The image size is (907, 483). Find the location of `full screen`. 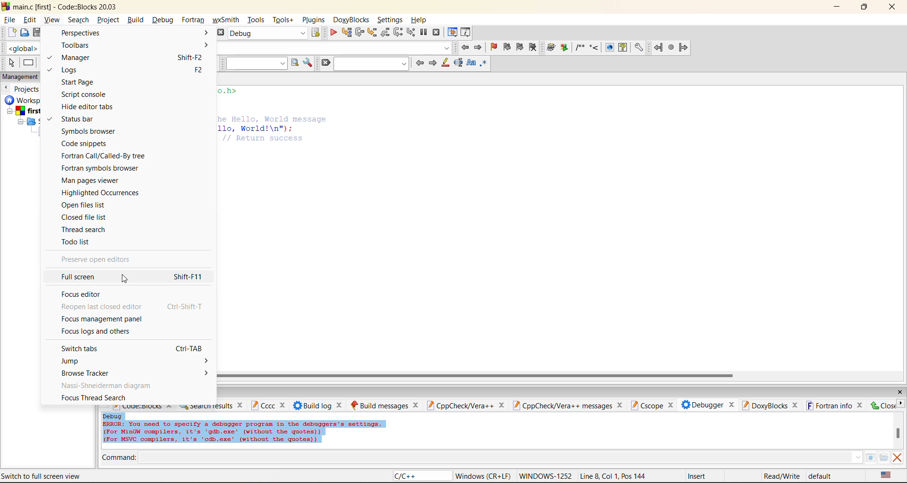

full screen is located at coordinates (131, 277).